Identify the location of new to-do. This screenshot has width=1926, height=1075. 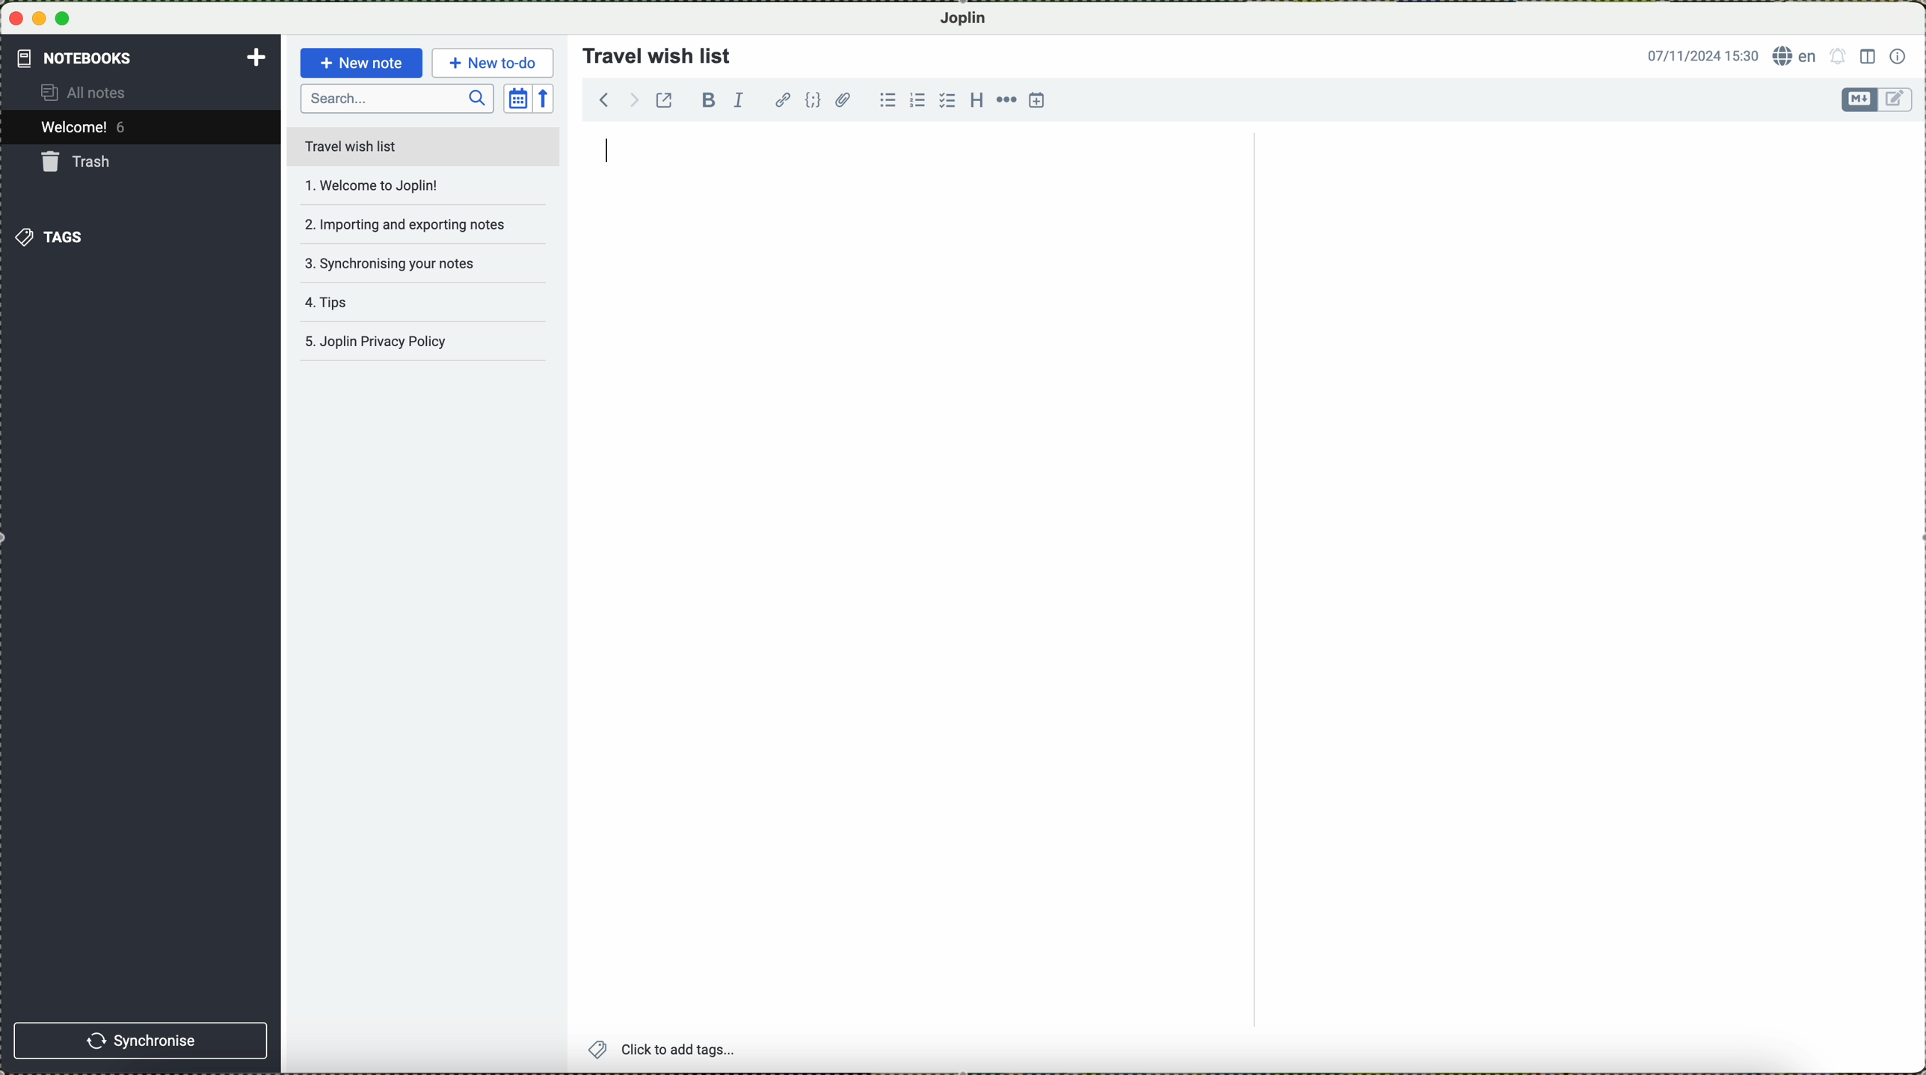
(492, 61).